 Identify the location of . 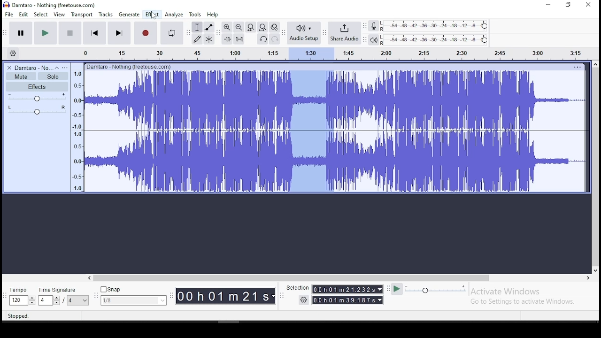
(172, 295).